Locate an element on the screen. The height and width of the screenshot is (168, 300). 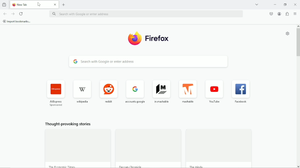
Deccan chronicle is located at coordinates (131, 166).